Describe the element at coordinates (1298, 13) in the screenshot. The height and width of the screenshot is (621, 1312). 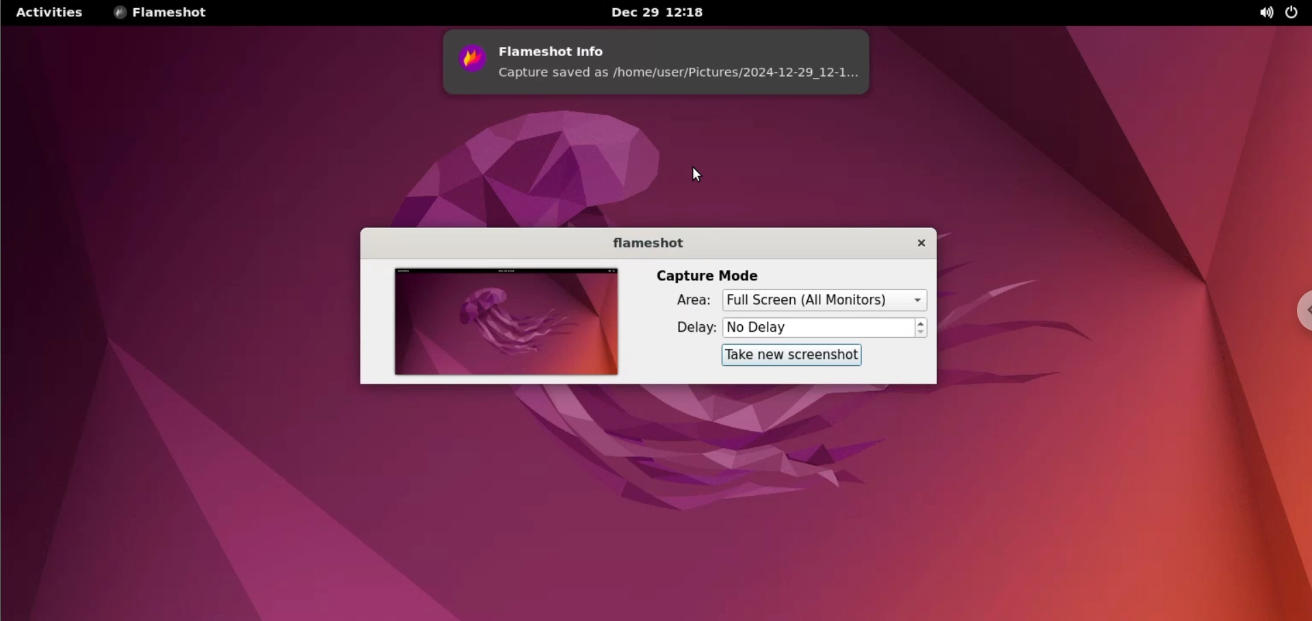
I see `power options` at that location.